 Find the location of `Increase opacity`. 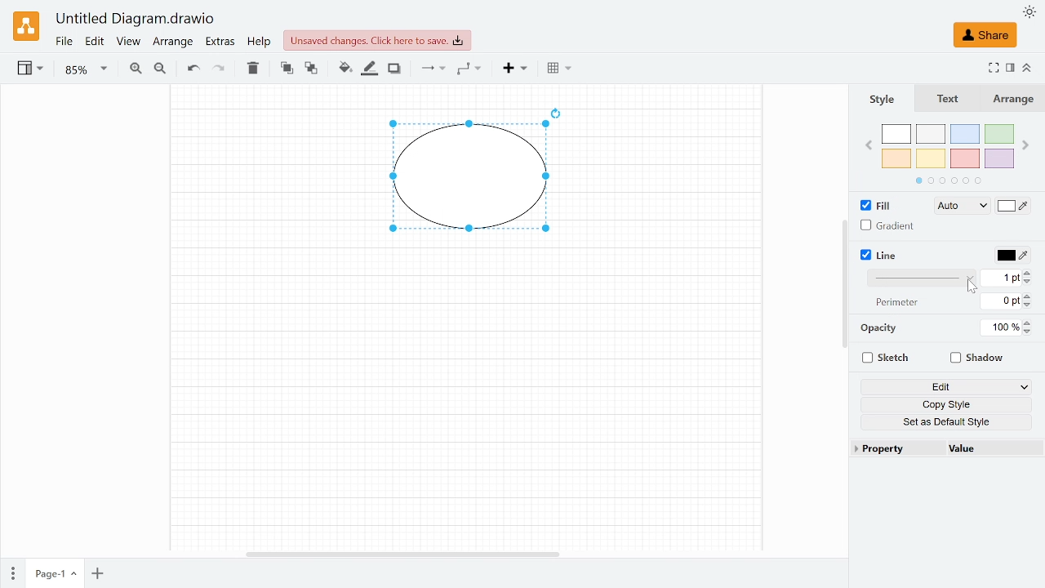

Increase opacity is located at coordinates (1028, 323).